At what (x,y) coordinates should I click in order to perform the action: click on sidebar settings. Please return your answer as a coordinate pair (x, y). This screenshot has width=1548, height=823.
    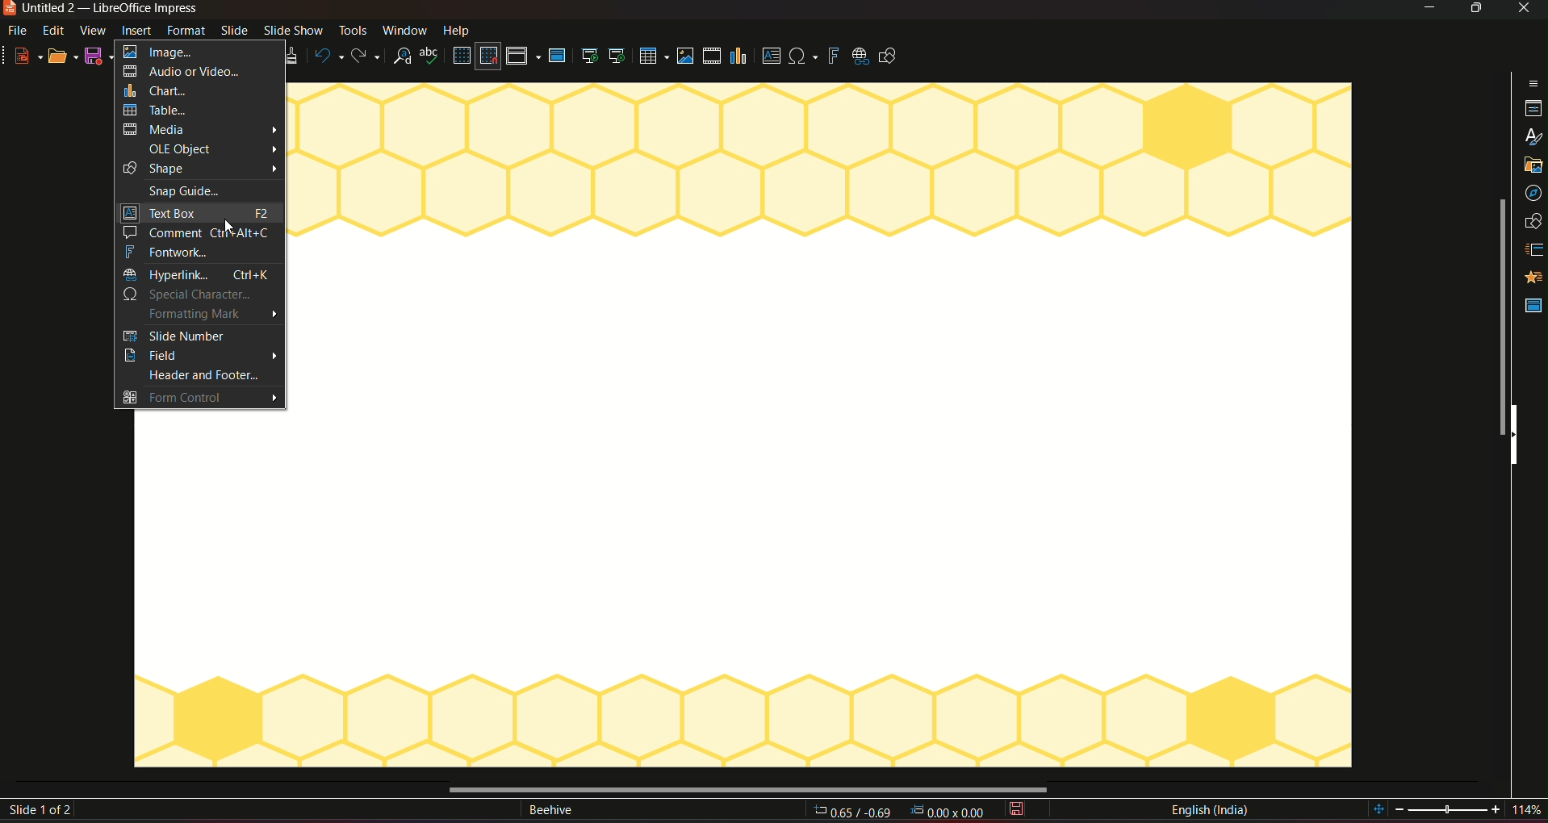
    Looking at the image, I should click on (1533, 82).